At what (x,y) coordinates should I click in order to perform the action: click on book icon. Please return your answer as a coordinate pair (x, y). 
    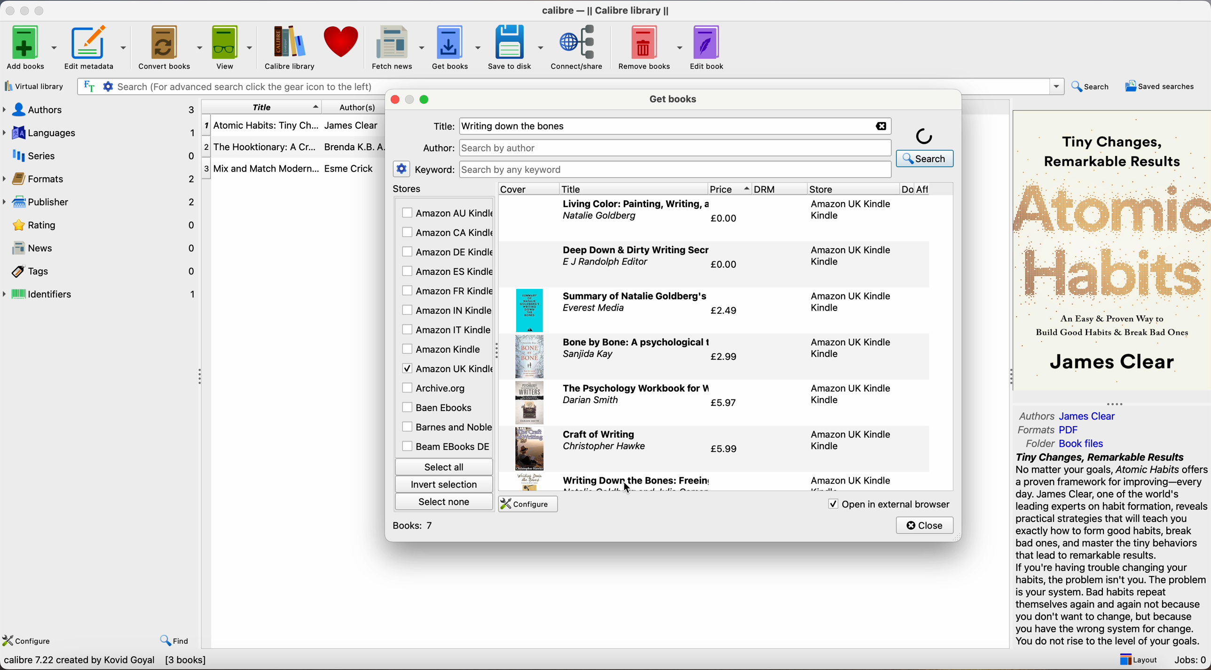
    Looking at the image, I should click on (529, 404).